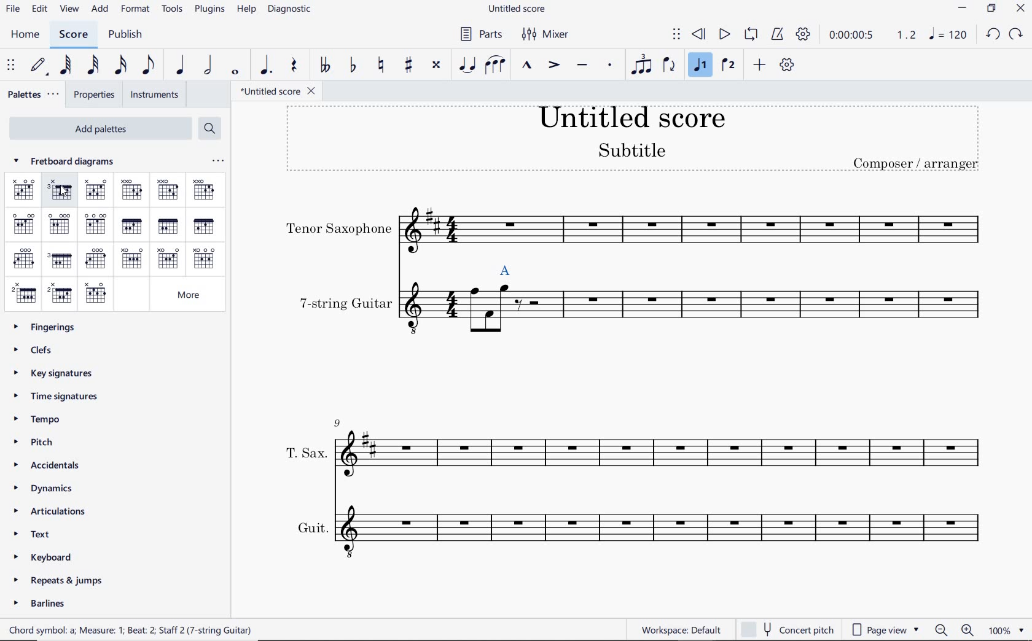 This screenshot has width=1032, height=641. What do you see at coordinates (291, 11) in the screenshot?
I see `DIAGNOSTIC` at bounding box center [291, 11].